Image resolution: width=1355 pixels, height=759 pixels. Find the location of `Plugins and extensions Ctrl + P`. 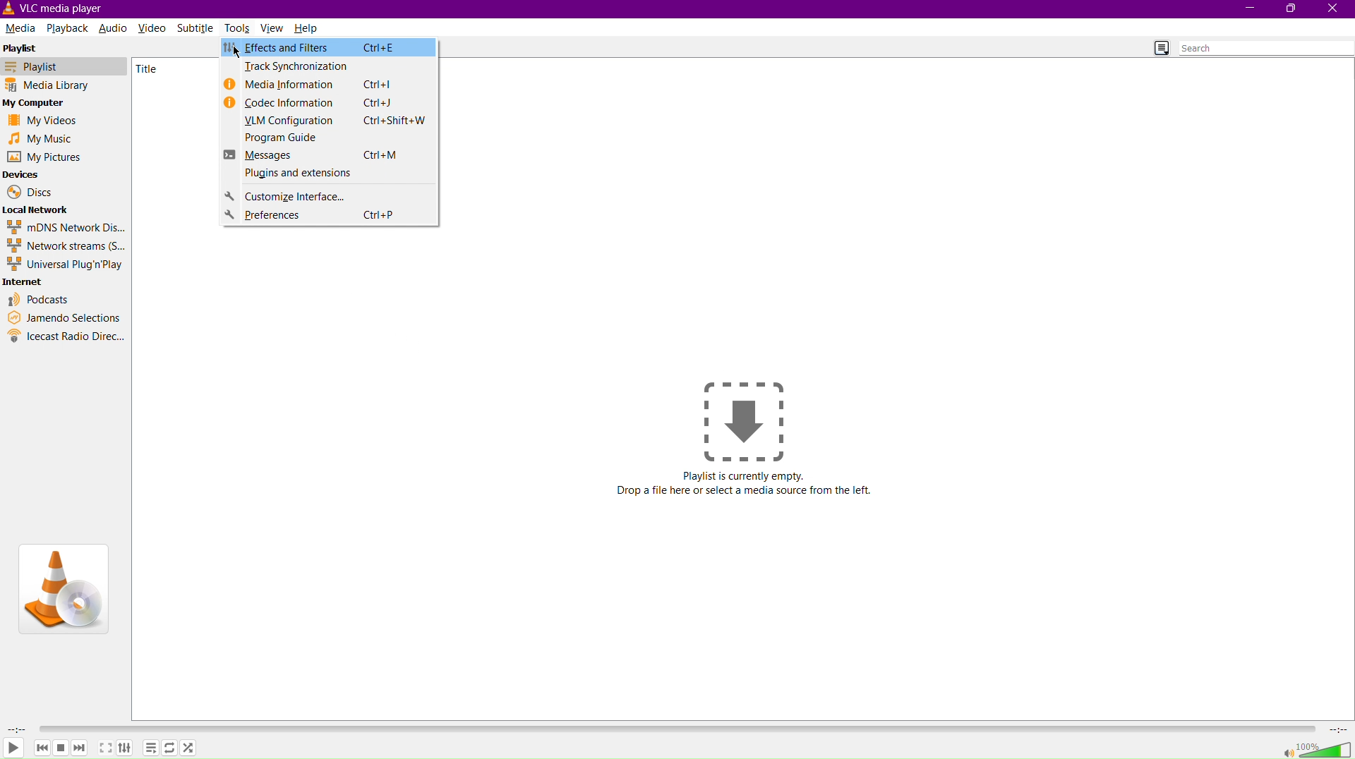

Plugins and extensions Ctrl + P is located at coordinates (327, 176).